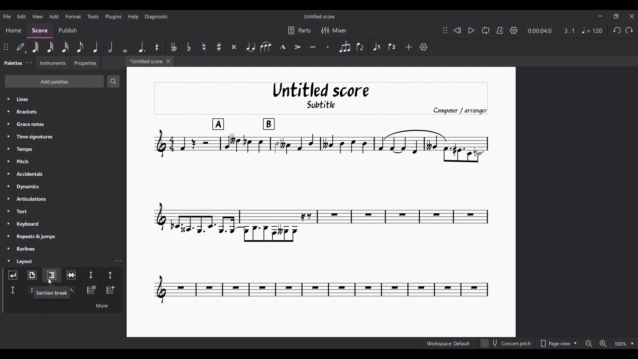  Describe the element at coordinates (50, 282) in the screenshot. I see `Cursor` at that location.